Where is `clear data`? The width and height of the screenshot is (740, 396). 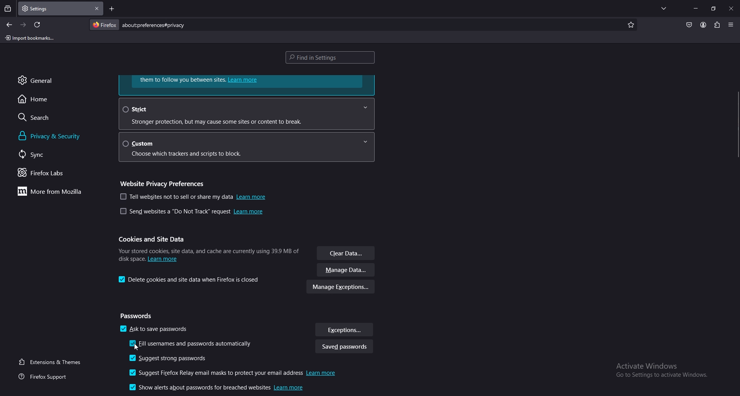
clear data is located at coordinates (346, 254).